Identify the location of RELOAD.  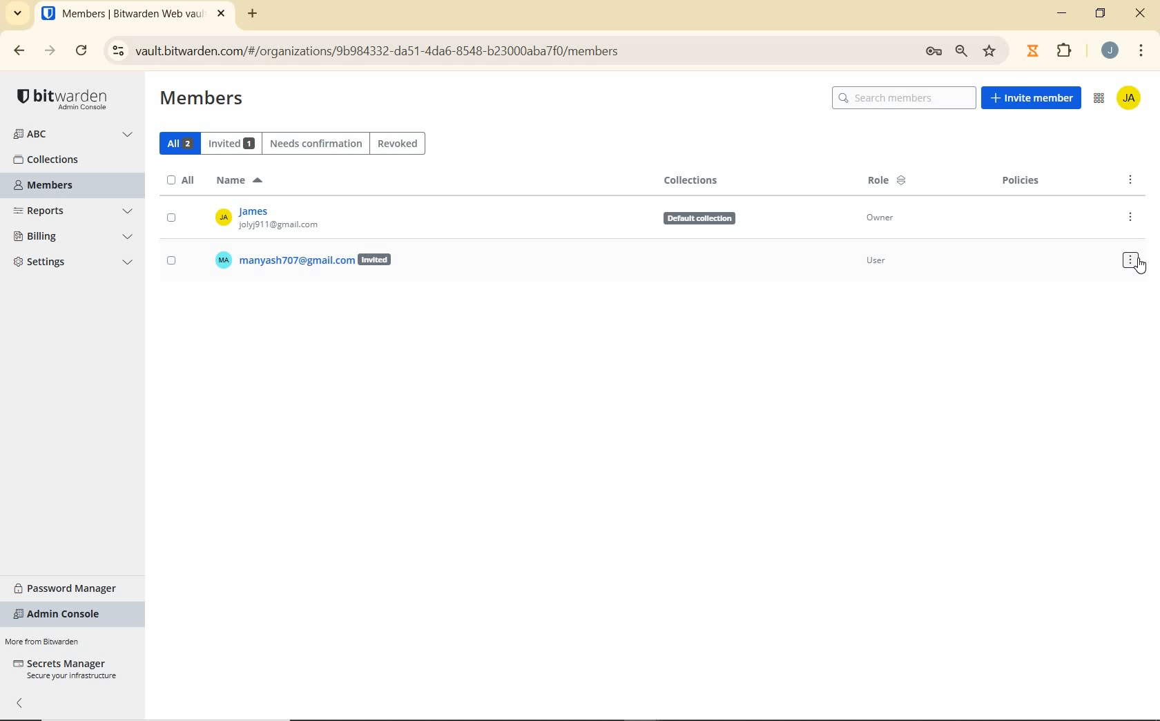
(81, 52).